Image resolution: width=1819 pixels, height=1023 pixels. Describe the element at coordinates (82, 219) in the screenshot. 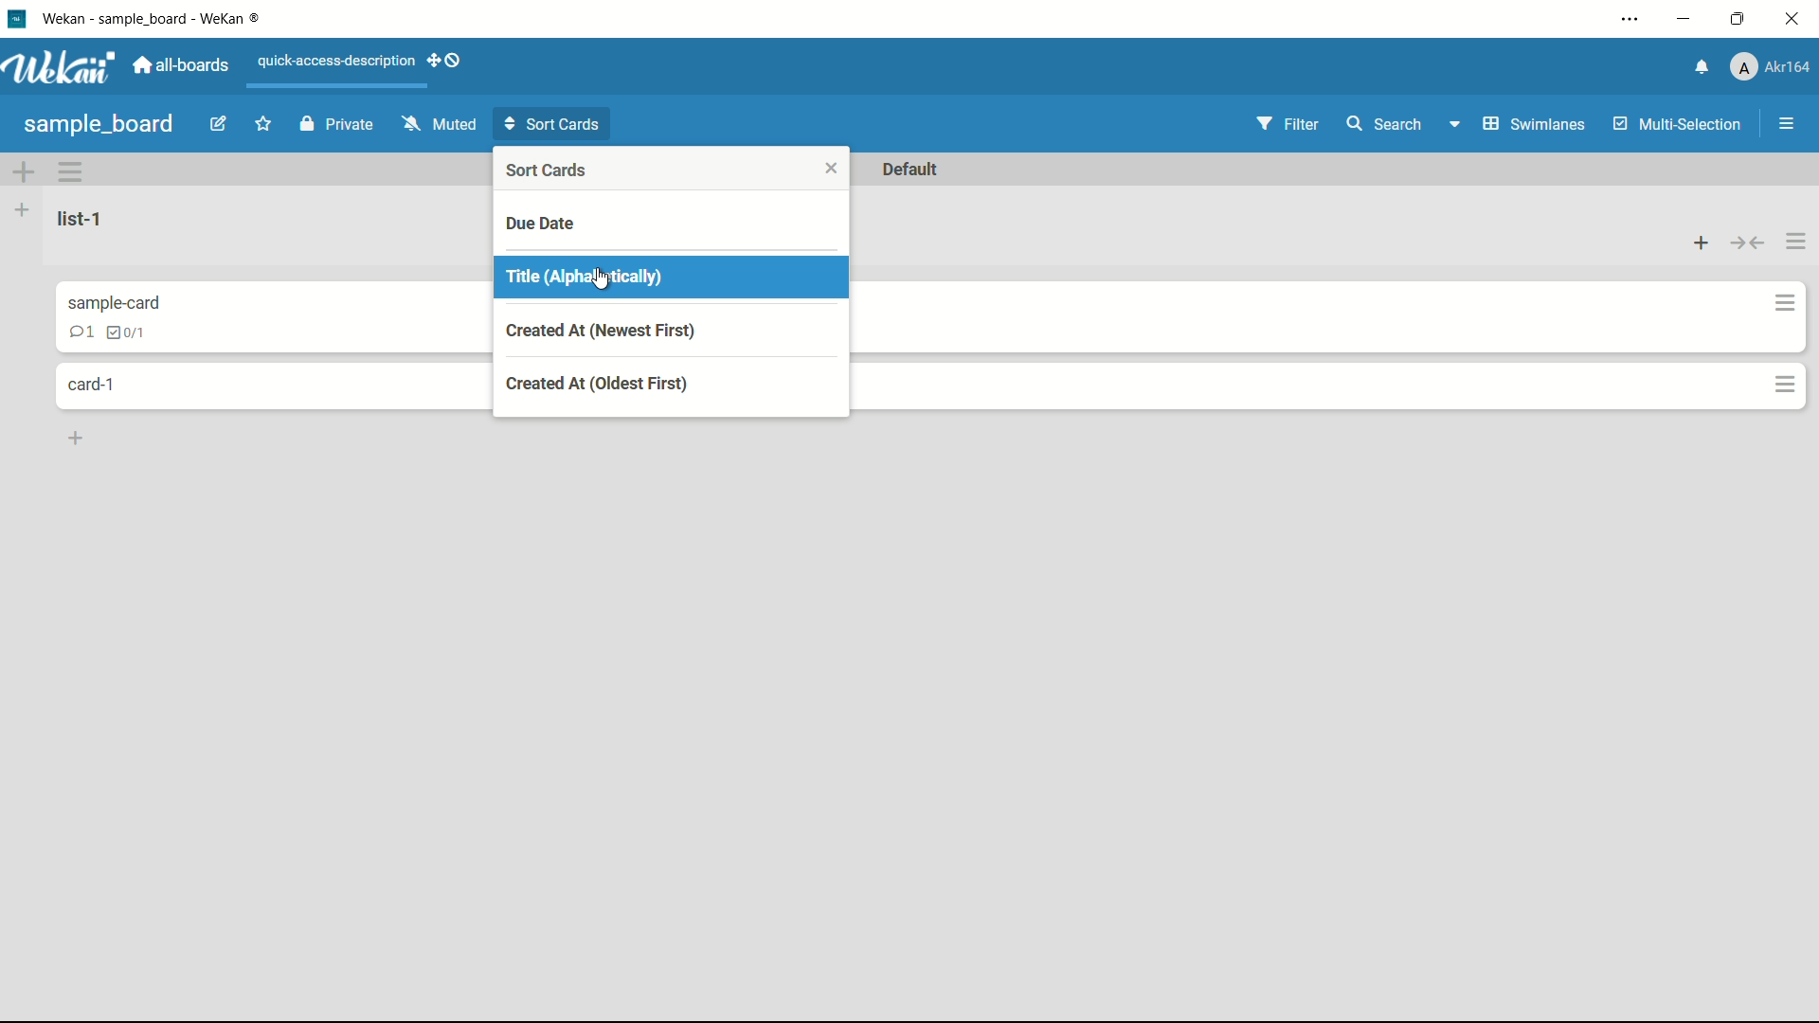

I see `list-1` at that location.